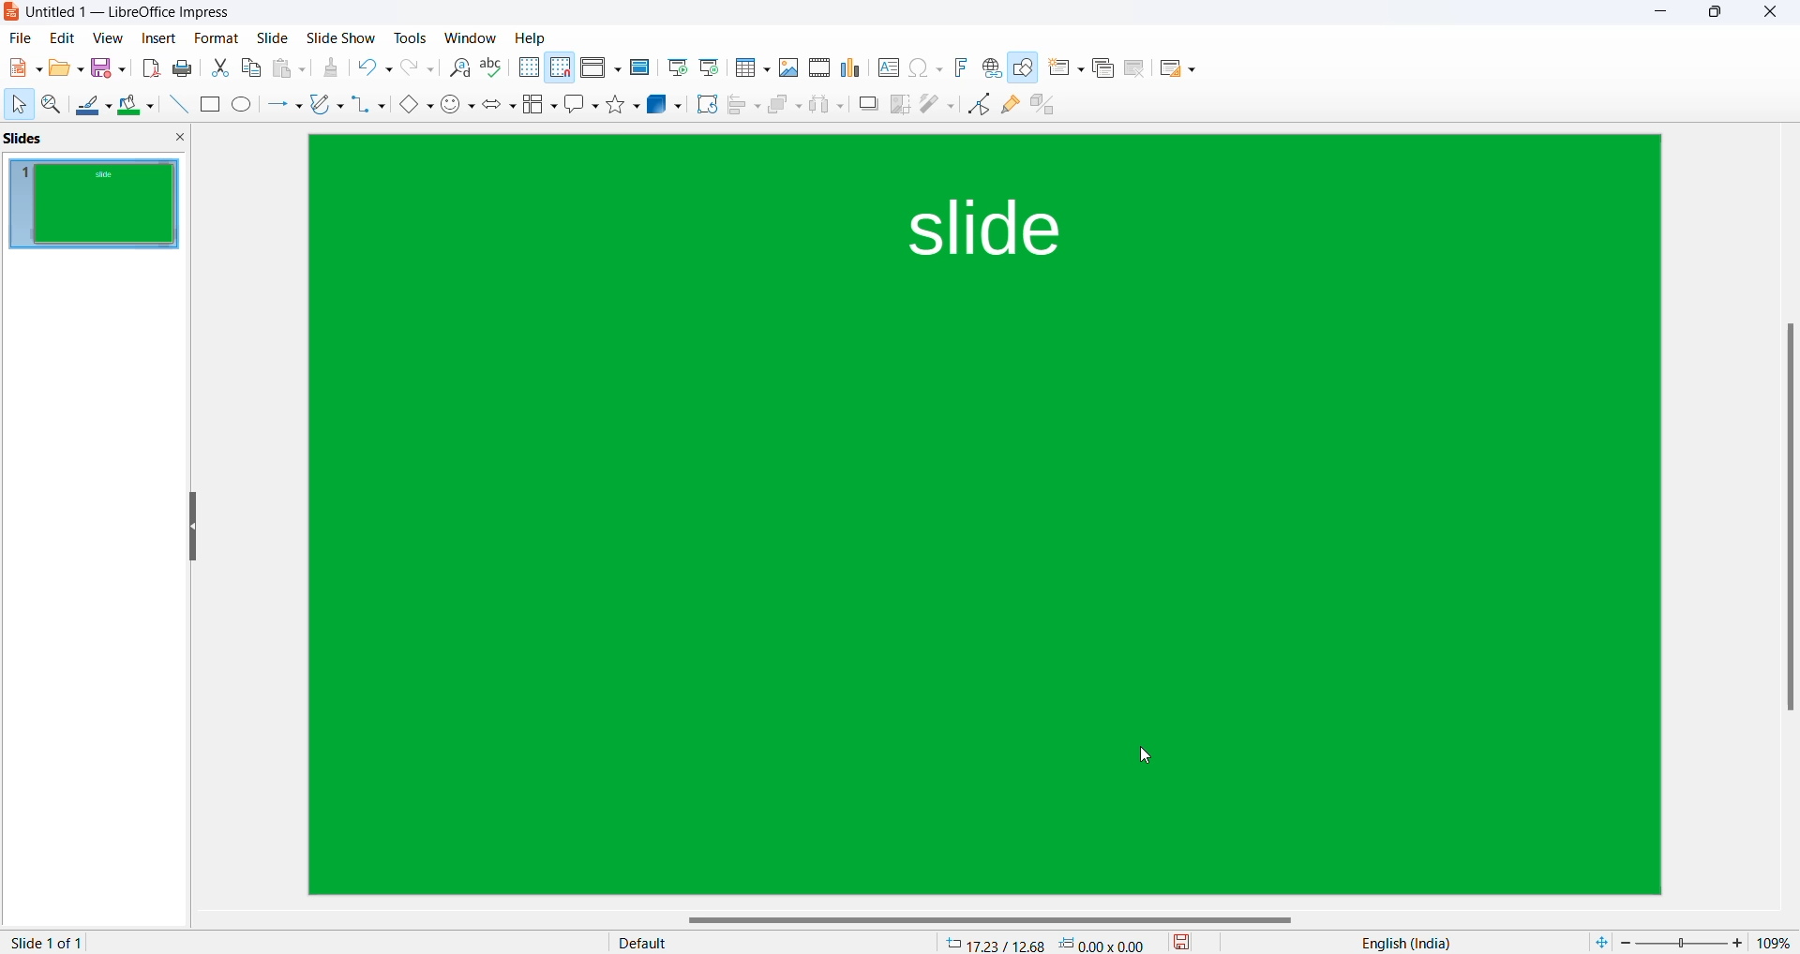  Describe the element at coordinates (1012, 108) in the screenshot. I see `show glue point function` at that location.